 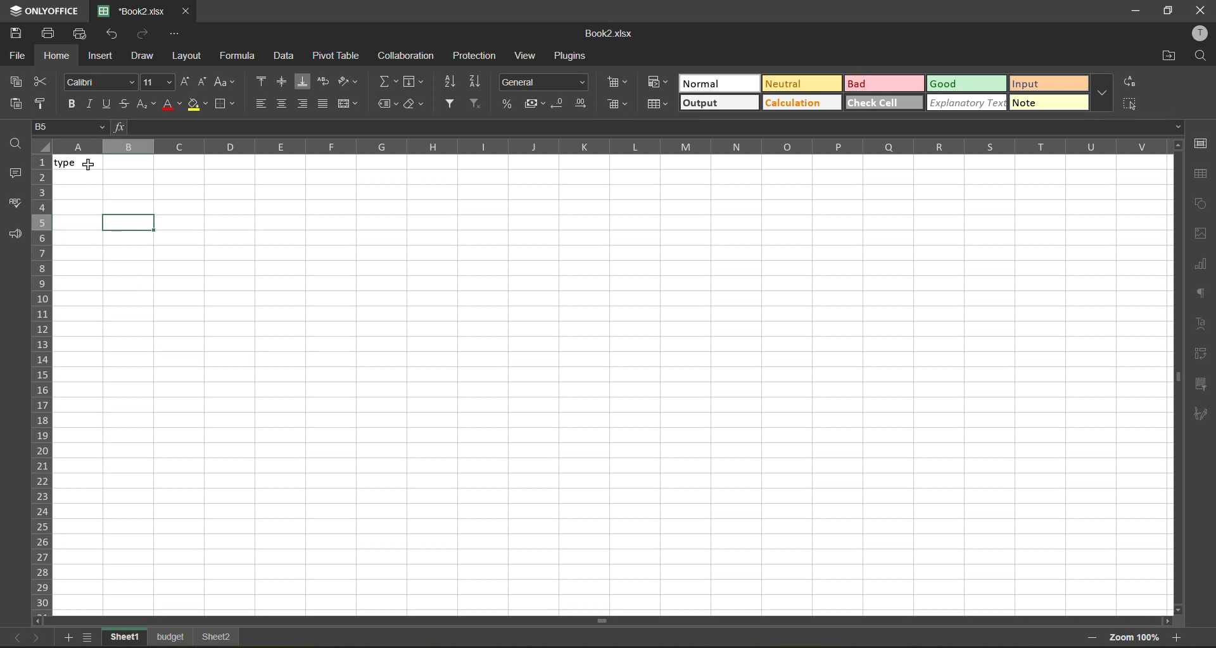 What do you see at coordinates (186, 80) in the screenshot?
I see `increment size` at bounding box center [186, 80].